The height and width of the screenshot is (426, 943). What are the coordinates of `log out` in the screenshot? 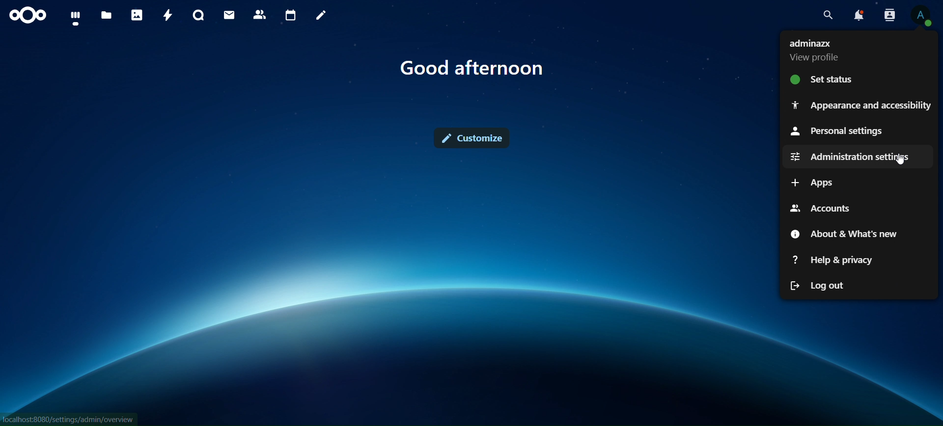 It's located at (816, 287).